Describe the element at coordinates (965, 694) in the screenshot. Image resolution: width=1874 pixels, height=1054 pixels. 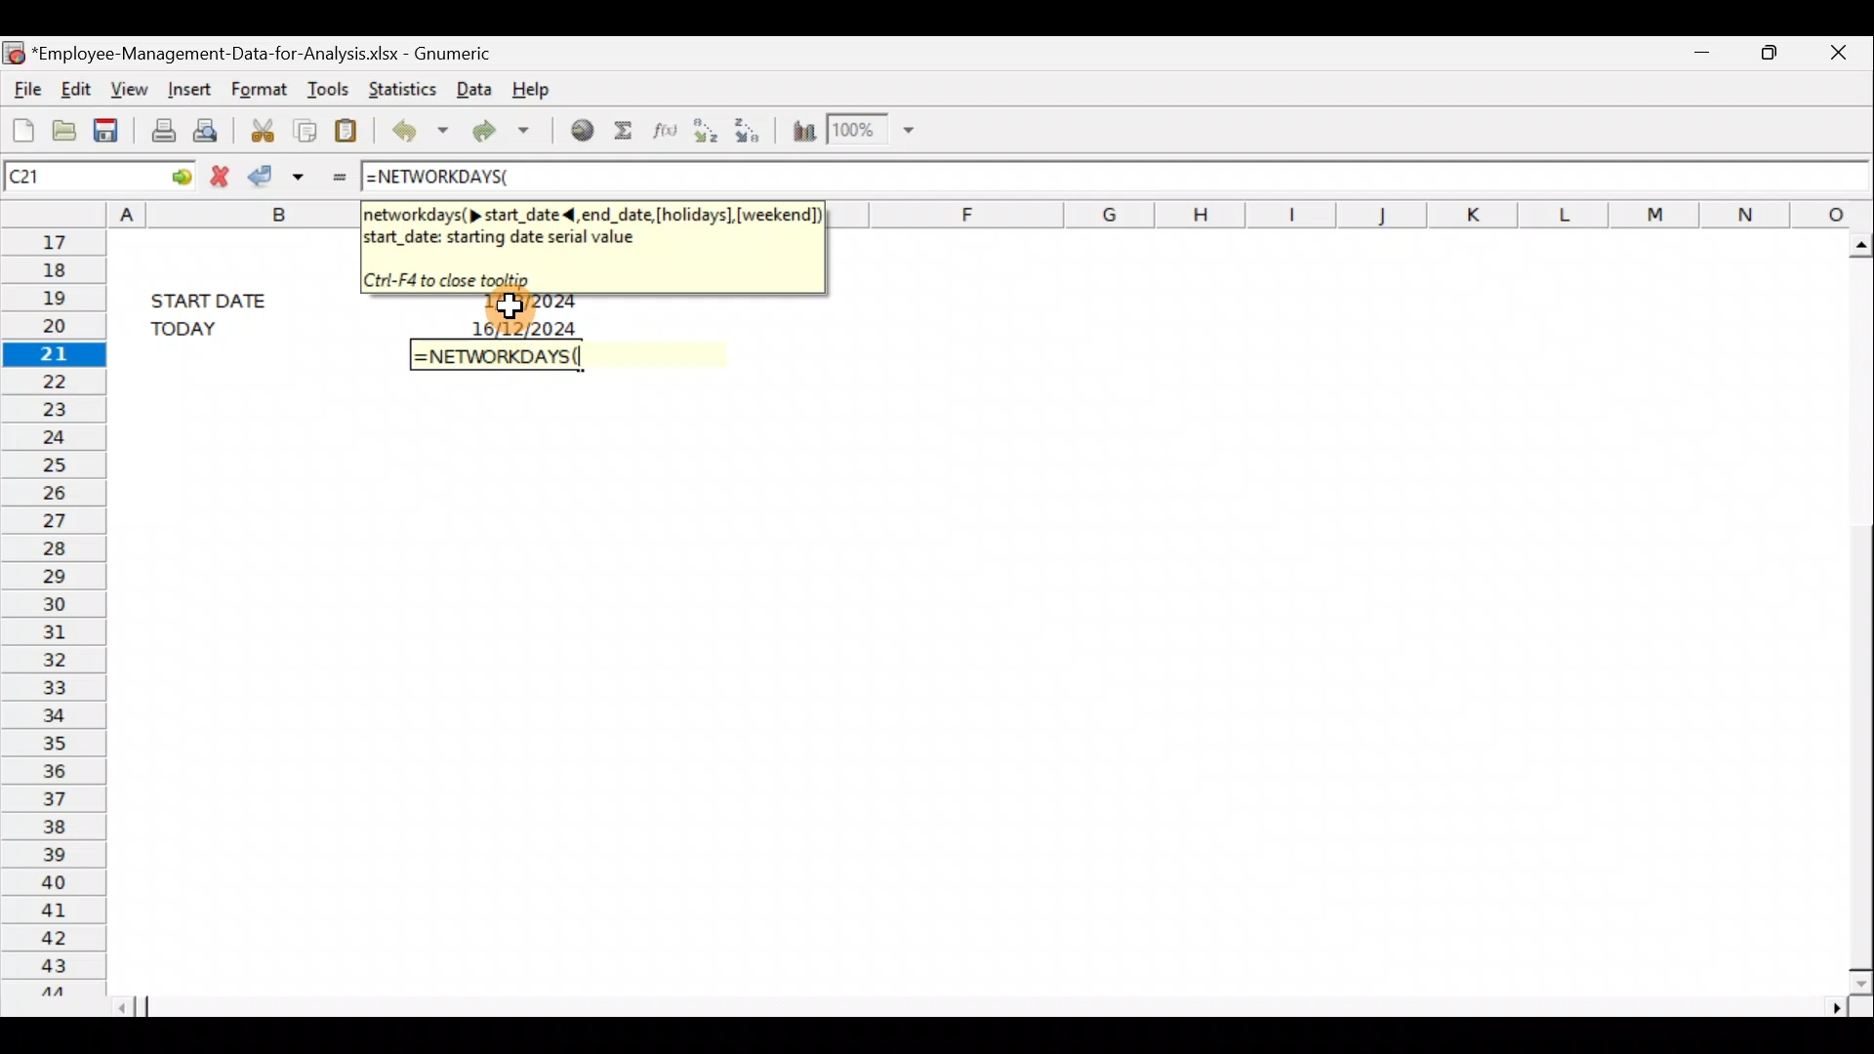
I see `Cells` at that location.